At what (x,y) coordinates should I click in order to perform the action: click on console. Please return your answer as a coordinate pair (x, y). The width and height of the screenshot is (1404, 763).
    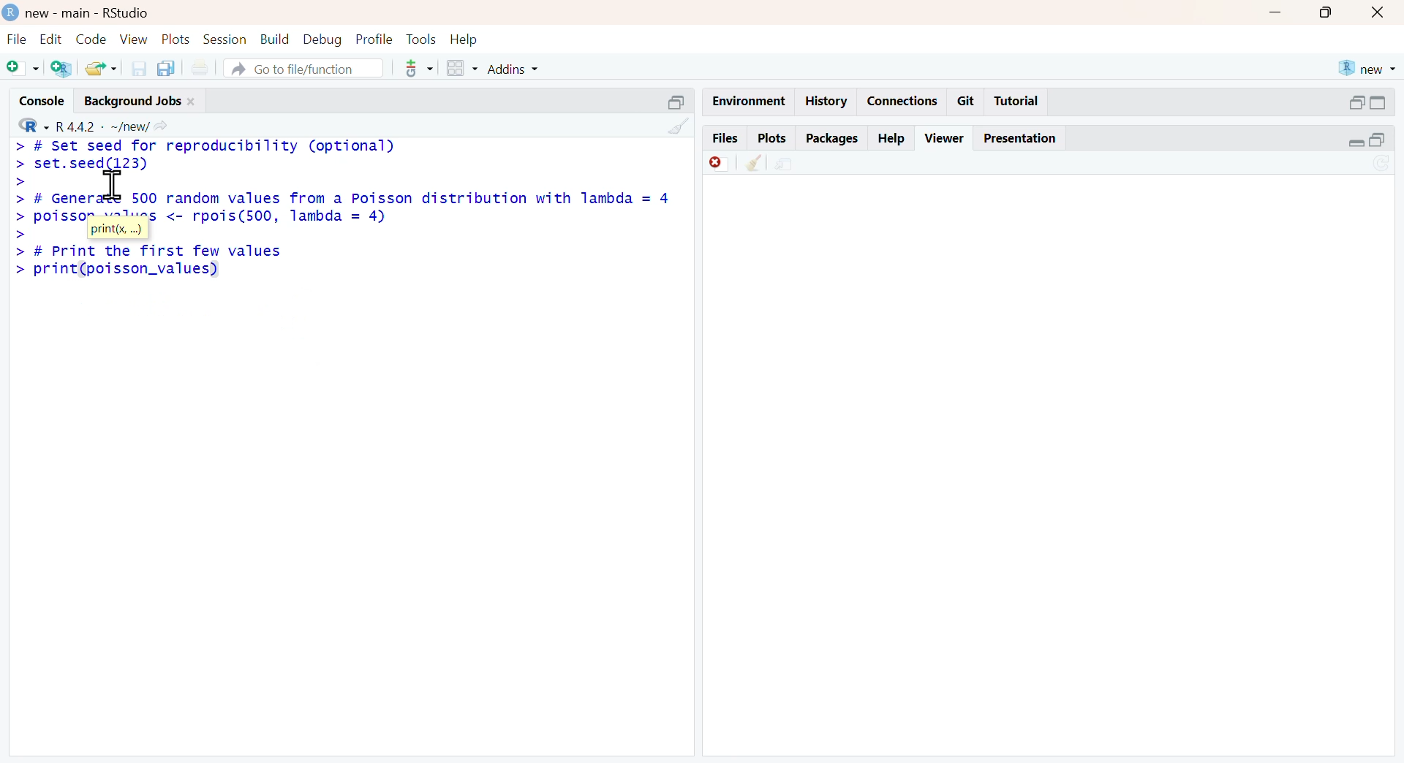
    Looking at the image, I should click on (42, 101).